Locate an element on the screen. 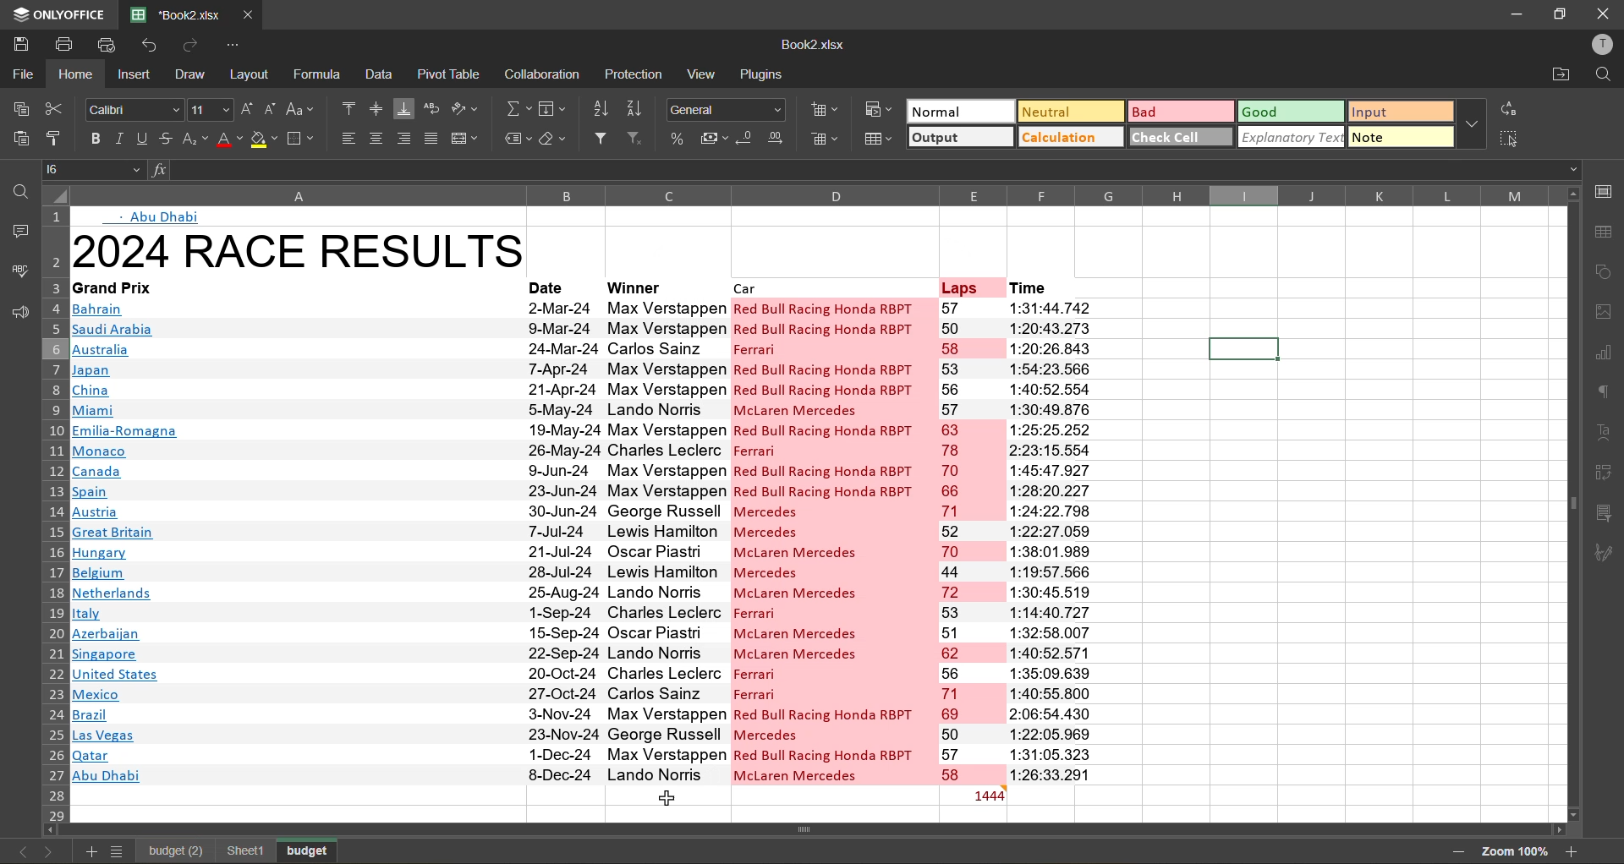  select all is located at coordinates (1511, 139).